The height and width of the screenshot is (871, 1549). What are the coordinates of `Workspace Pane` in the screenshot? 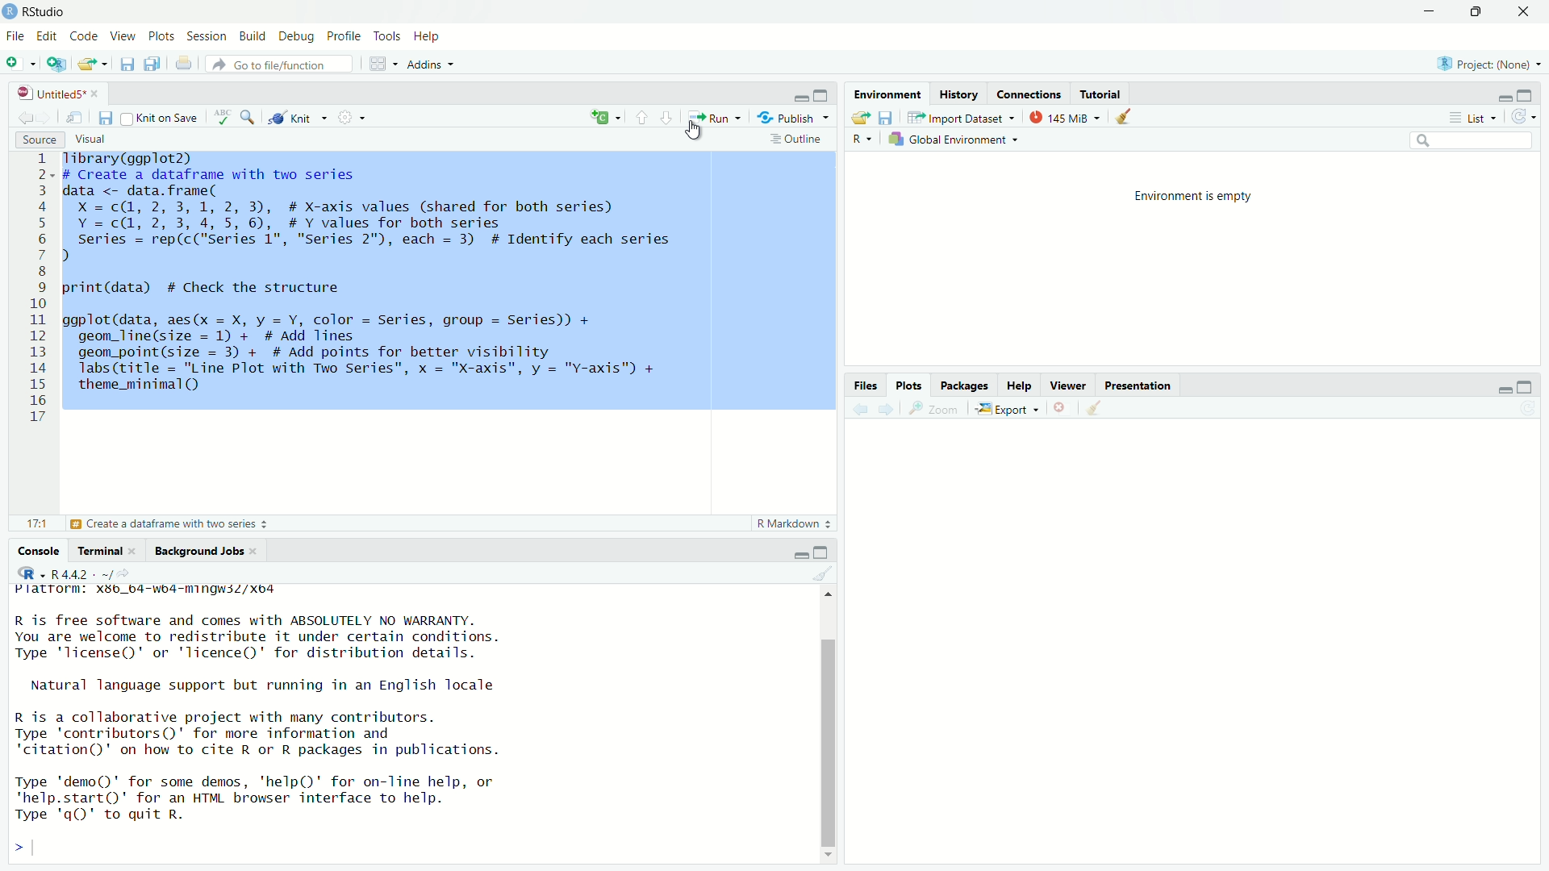 It's located at (382, 65).